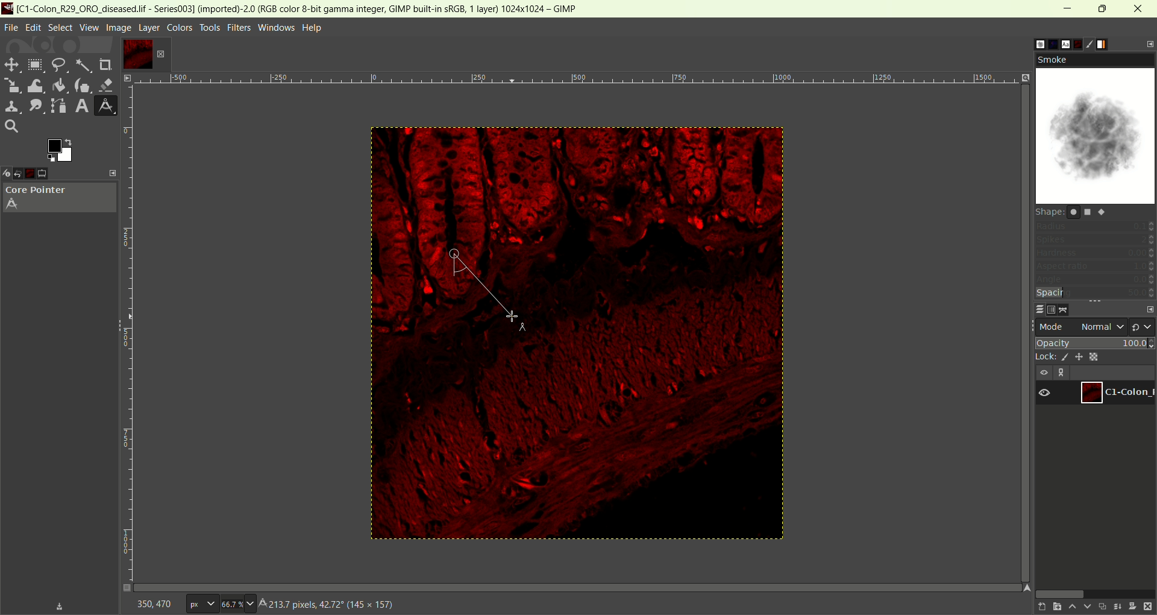 This screenshot has height=615, width=1157. What do you see at coordinates (1043, 373) in the screenshot?
I see `visibility` at bounding box center [1043, 373].